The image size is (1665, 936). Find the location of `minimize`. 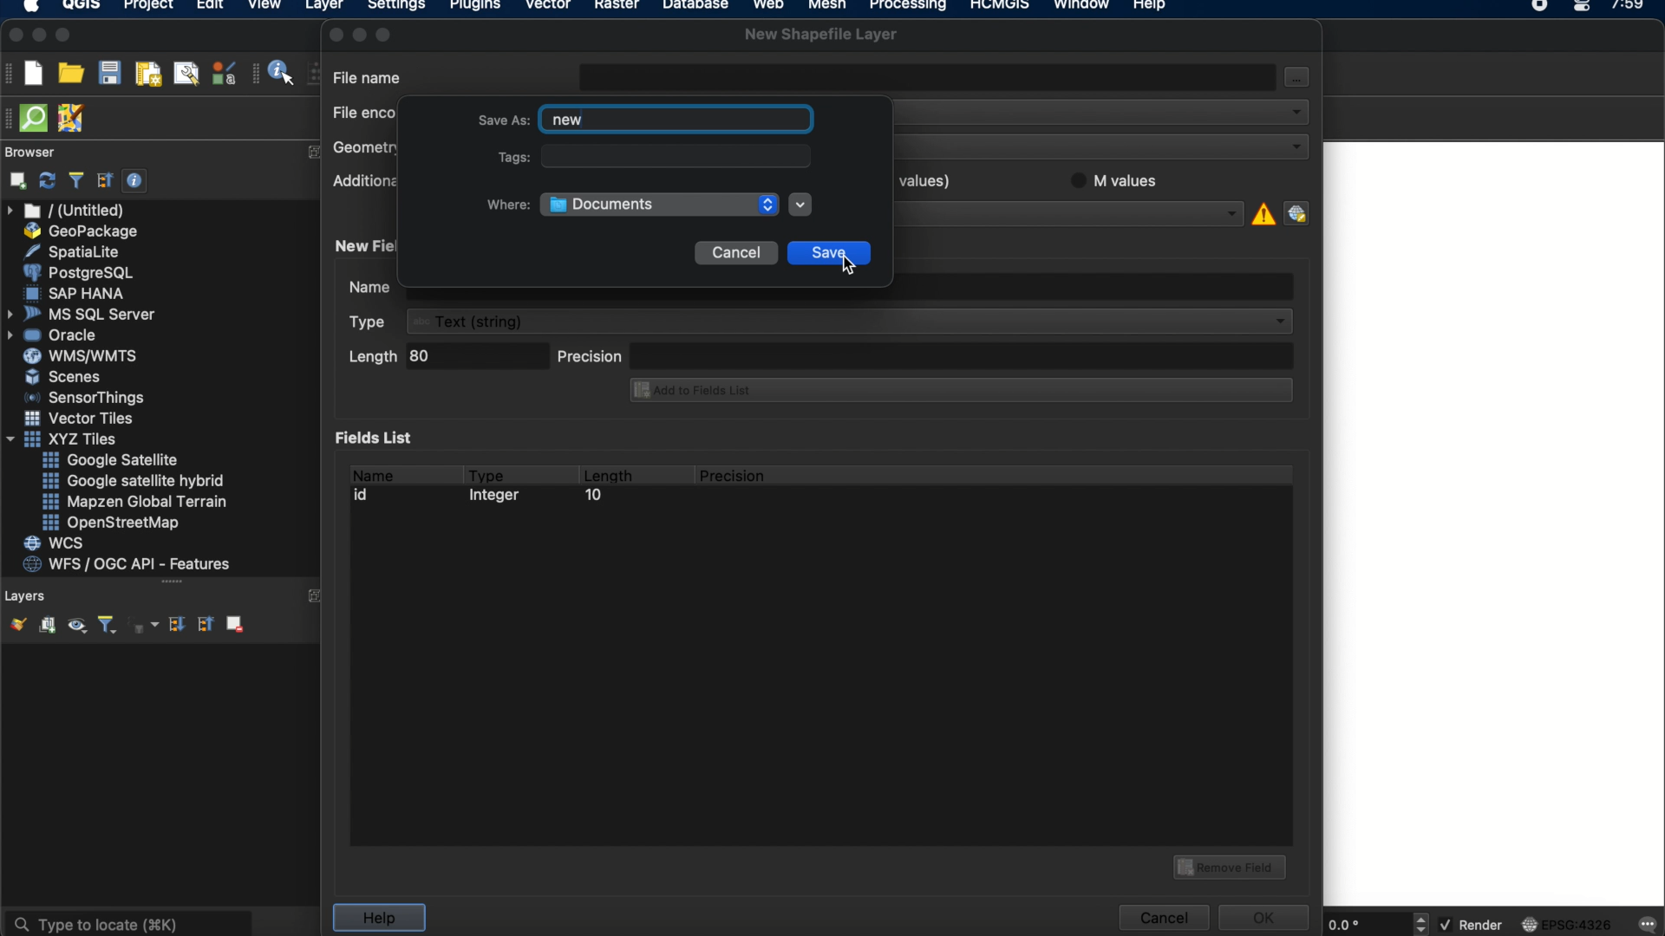

minimize is located at coordinates (39, 36).